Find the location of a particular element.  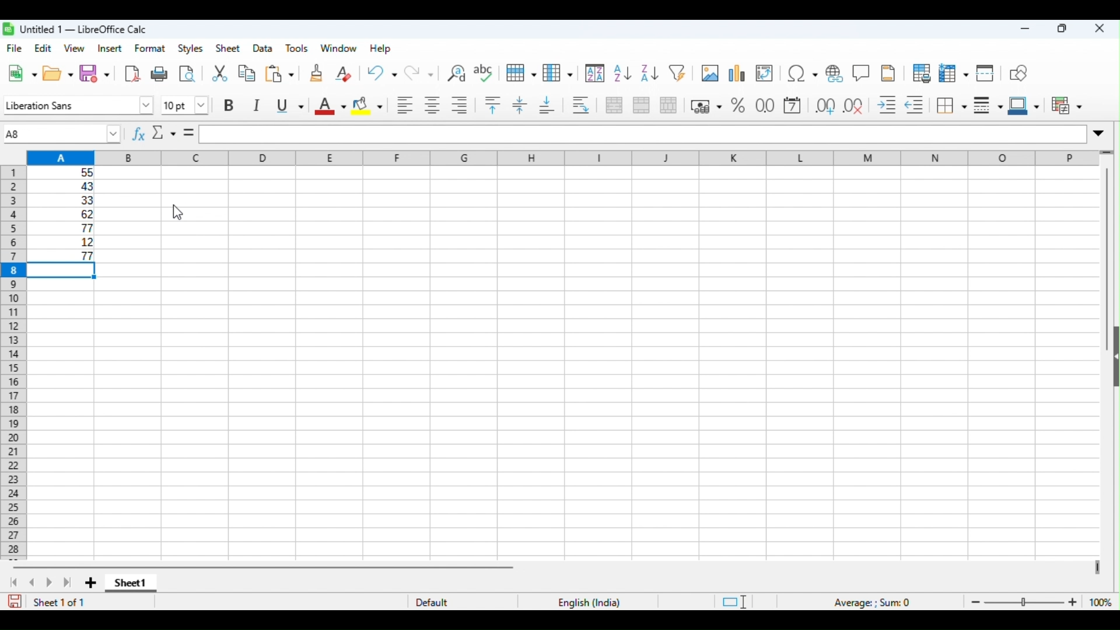

format as date is located at coordinates (794, 106).